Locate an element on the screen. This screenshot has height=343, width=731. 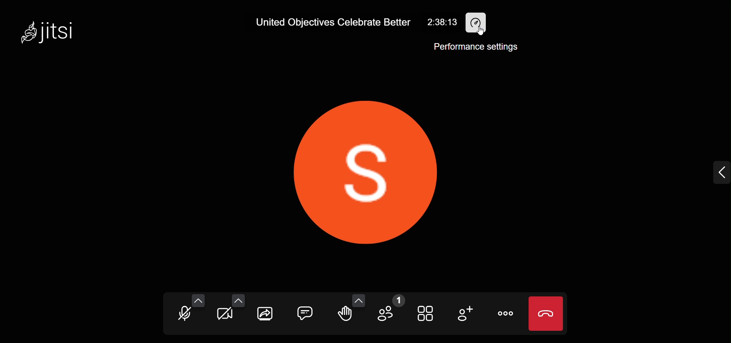
United Objectives Celebrate Better is located at coordinates (331, 23).